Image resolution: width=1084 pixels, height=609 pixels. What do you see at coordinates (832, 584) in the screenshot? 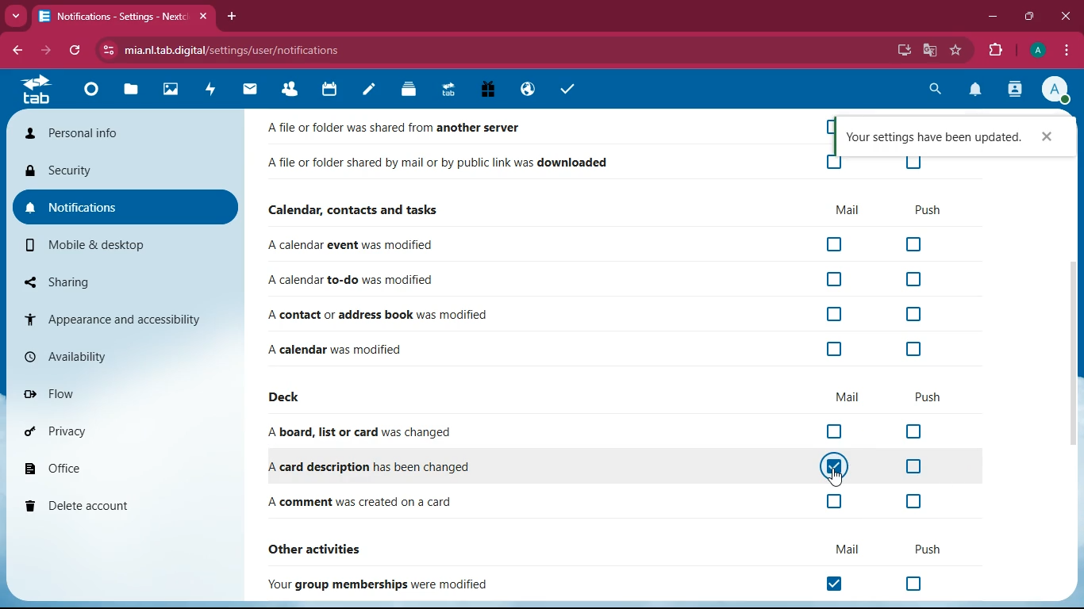
I see `off` at bounding box center [832, 584].